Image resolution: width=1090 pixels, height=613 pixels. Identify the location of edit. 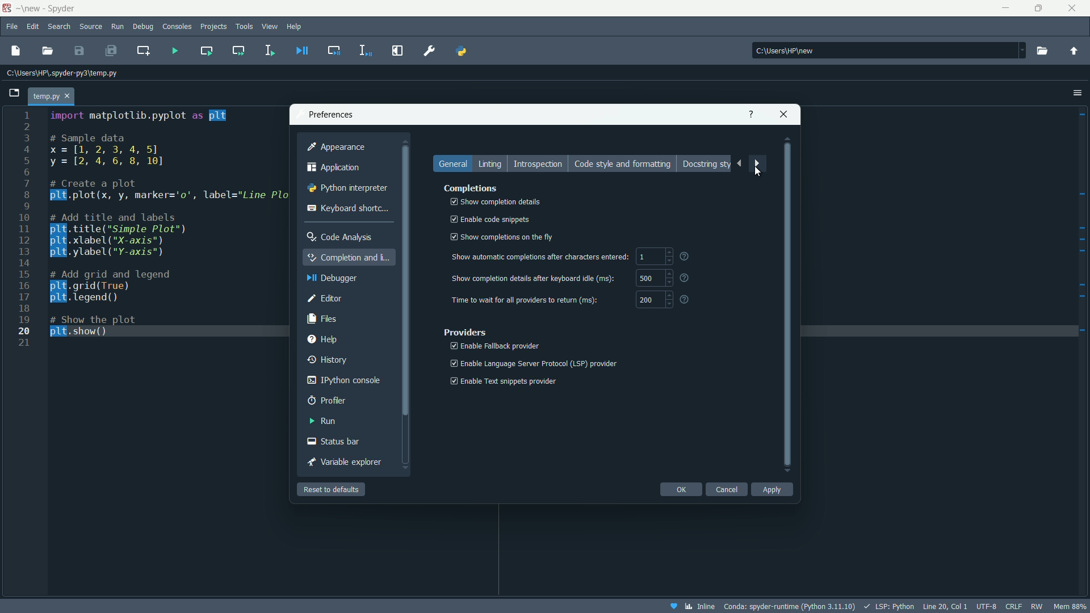
(33, 27).